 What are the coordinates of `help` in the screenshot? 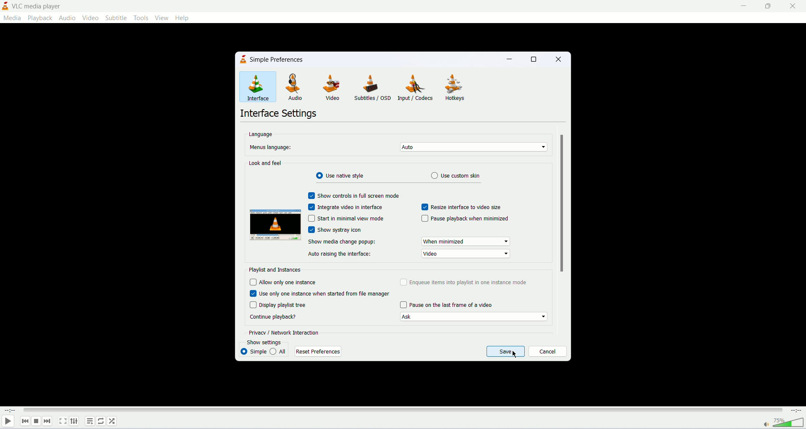 It's located at (184, 19).